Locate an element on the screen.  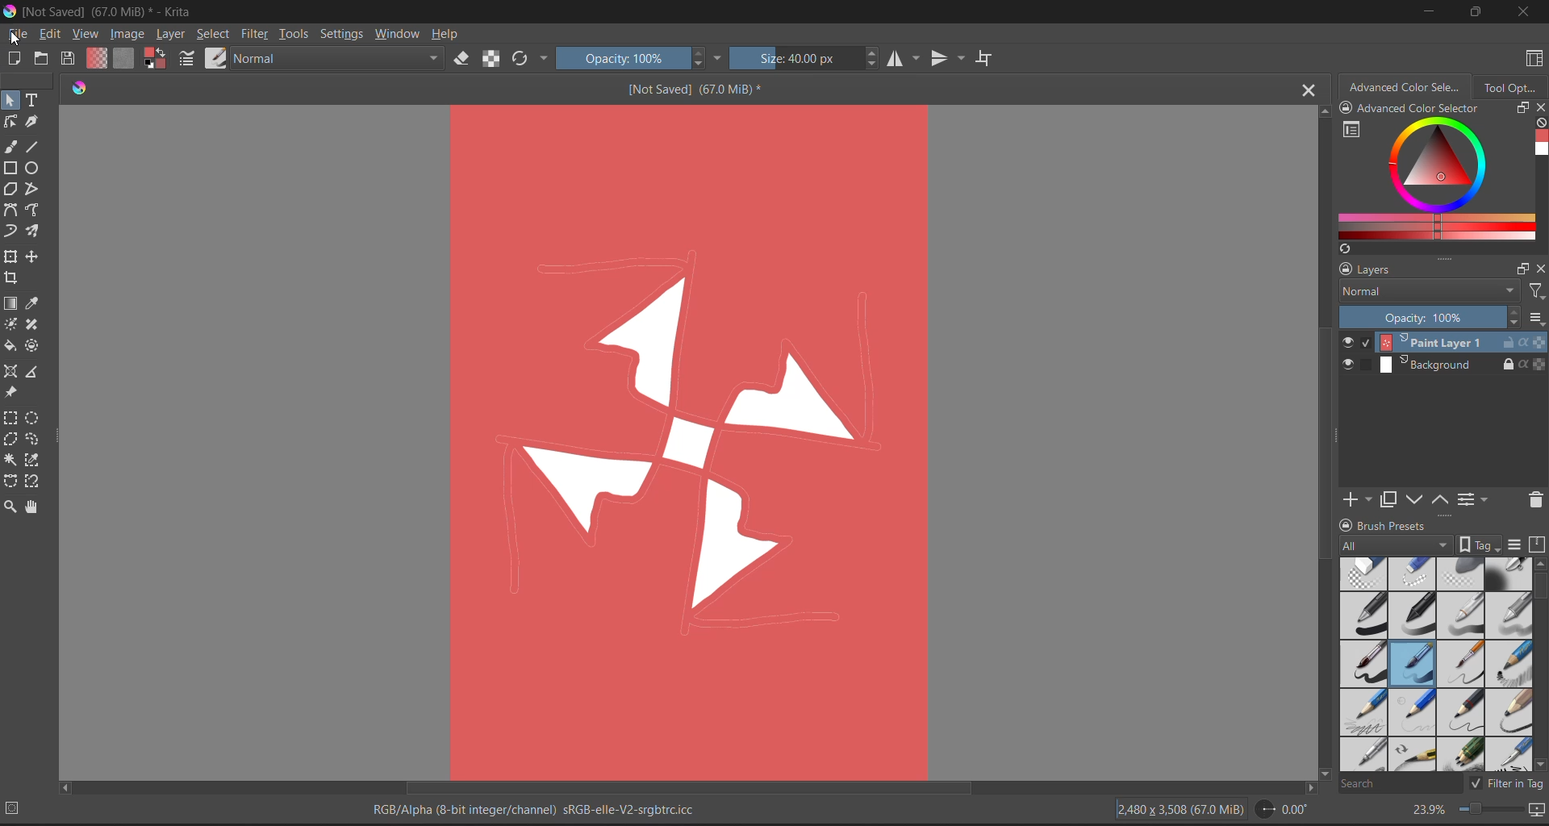
tools is located at coordinates (36, 347).